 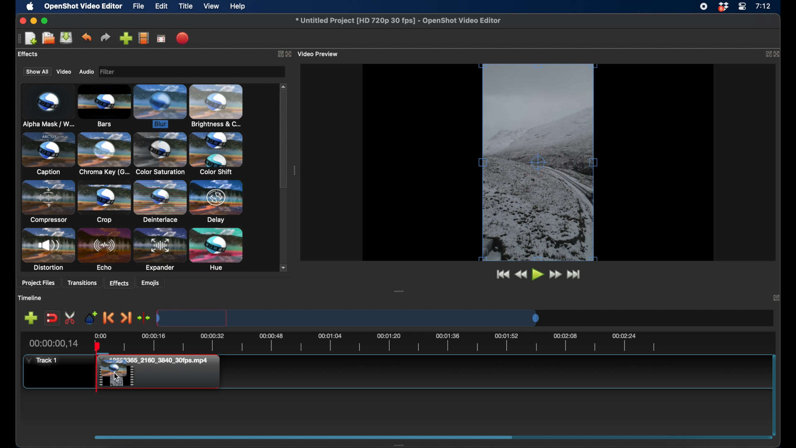 I want to click on play, so click(x=538, y=275).